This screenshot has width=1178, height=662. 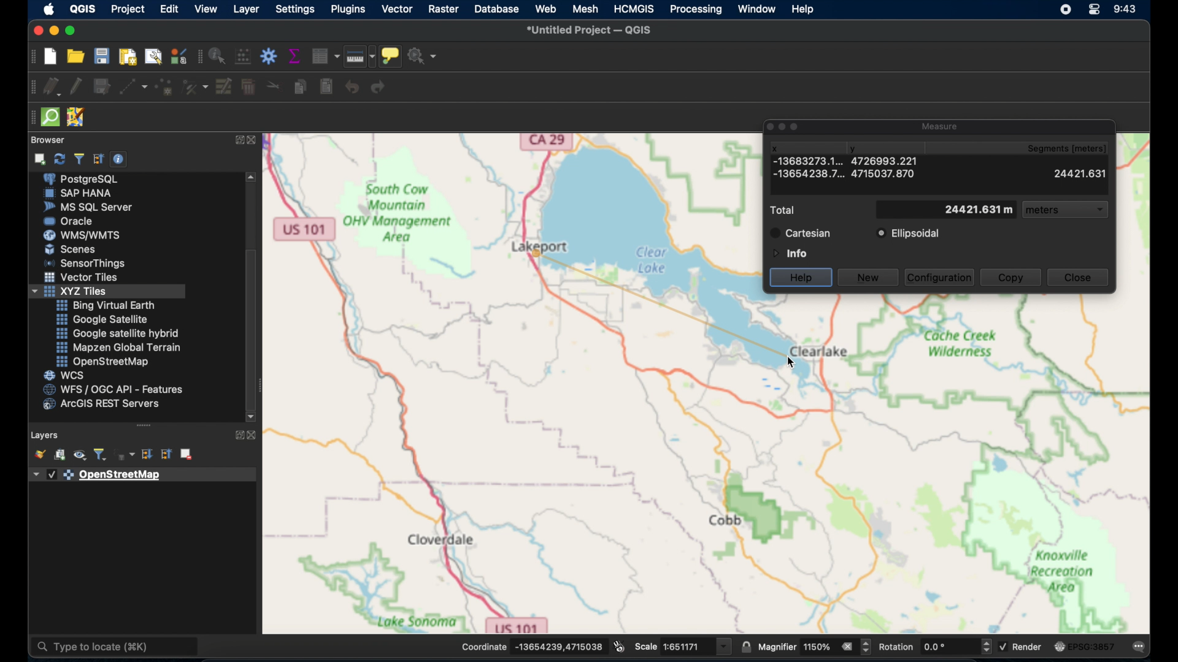 I want to click on browser, so click(x=51, y=139).